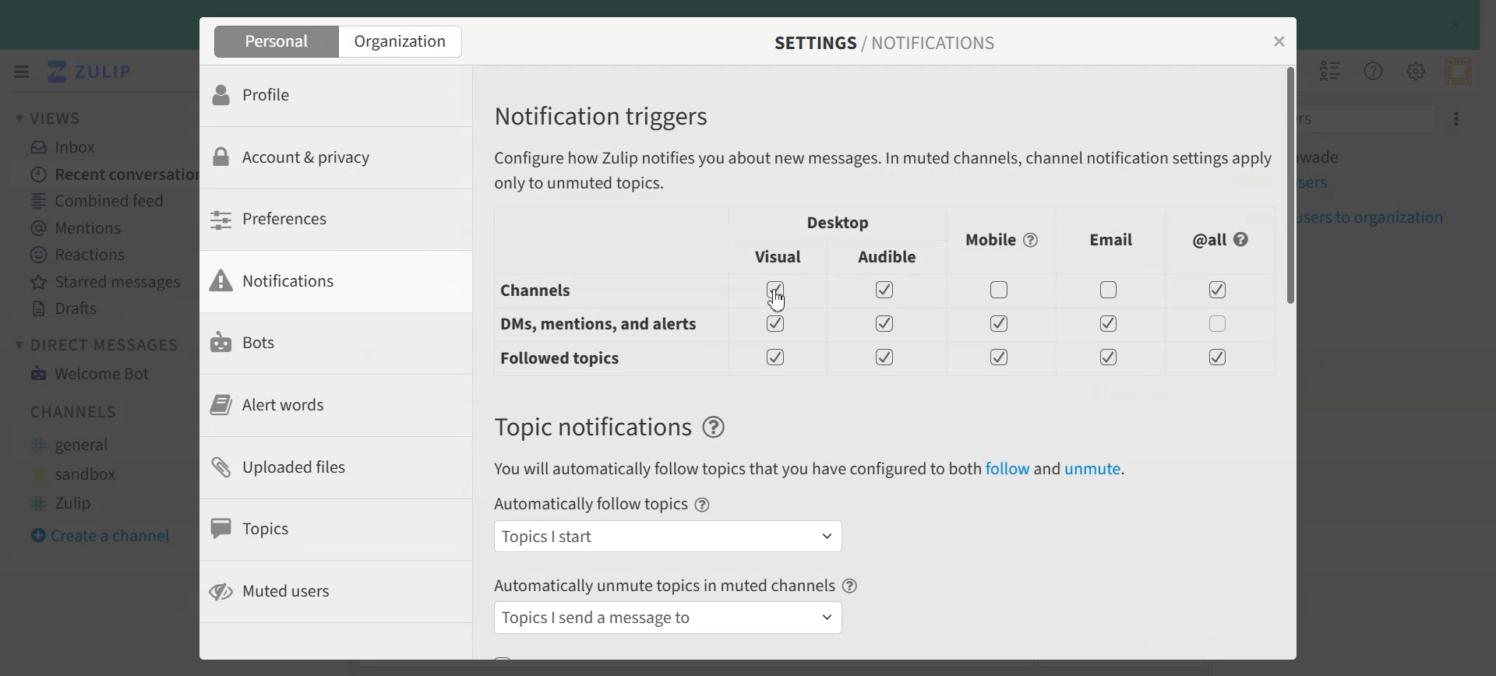 The height and width of the screenshot is (676, 1496). What do you see at coordinates (102, 226) in the screenshot?
I see `Mentions` at bounding box center [102, 226].